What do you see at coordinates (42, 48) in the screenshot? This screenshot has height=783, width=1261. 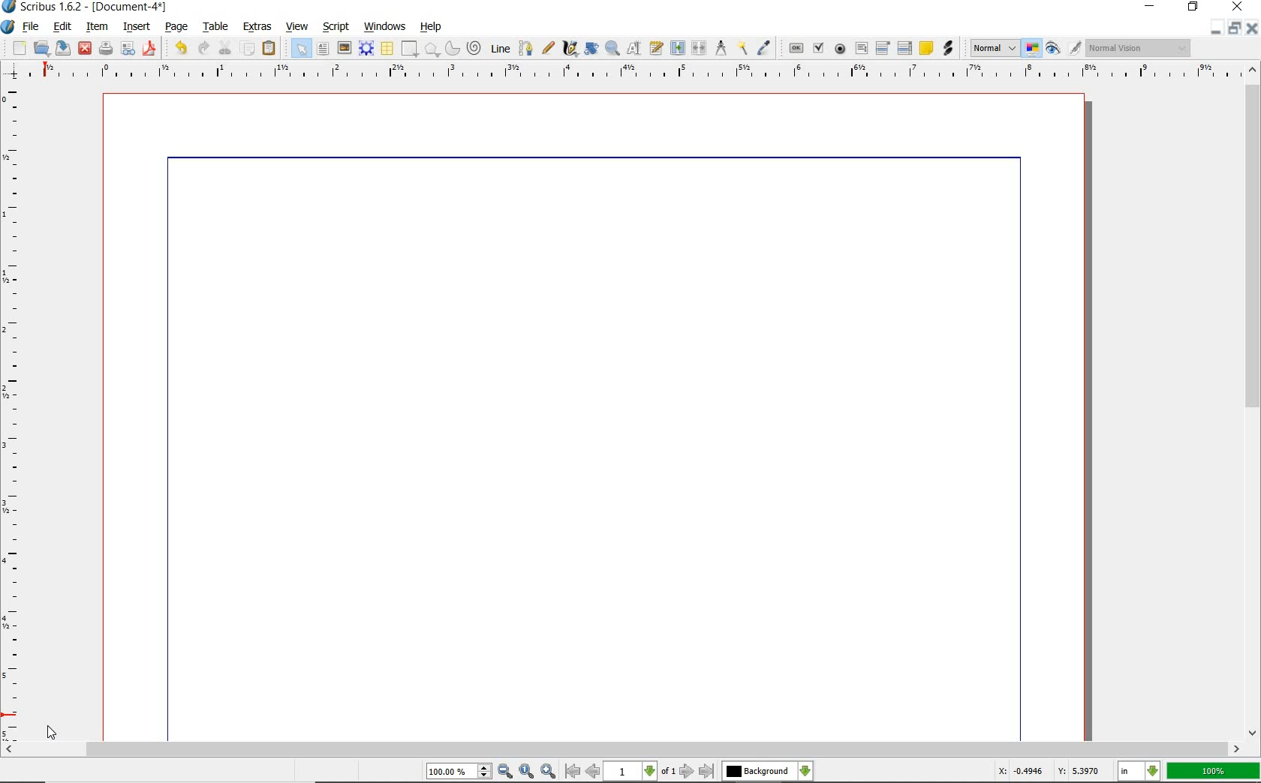 I see `open` at bounding box center [42, 48].